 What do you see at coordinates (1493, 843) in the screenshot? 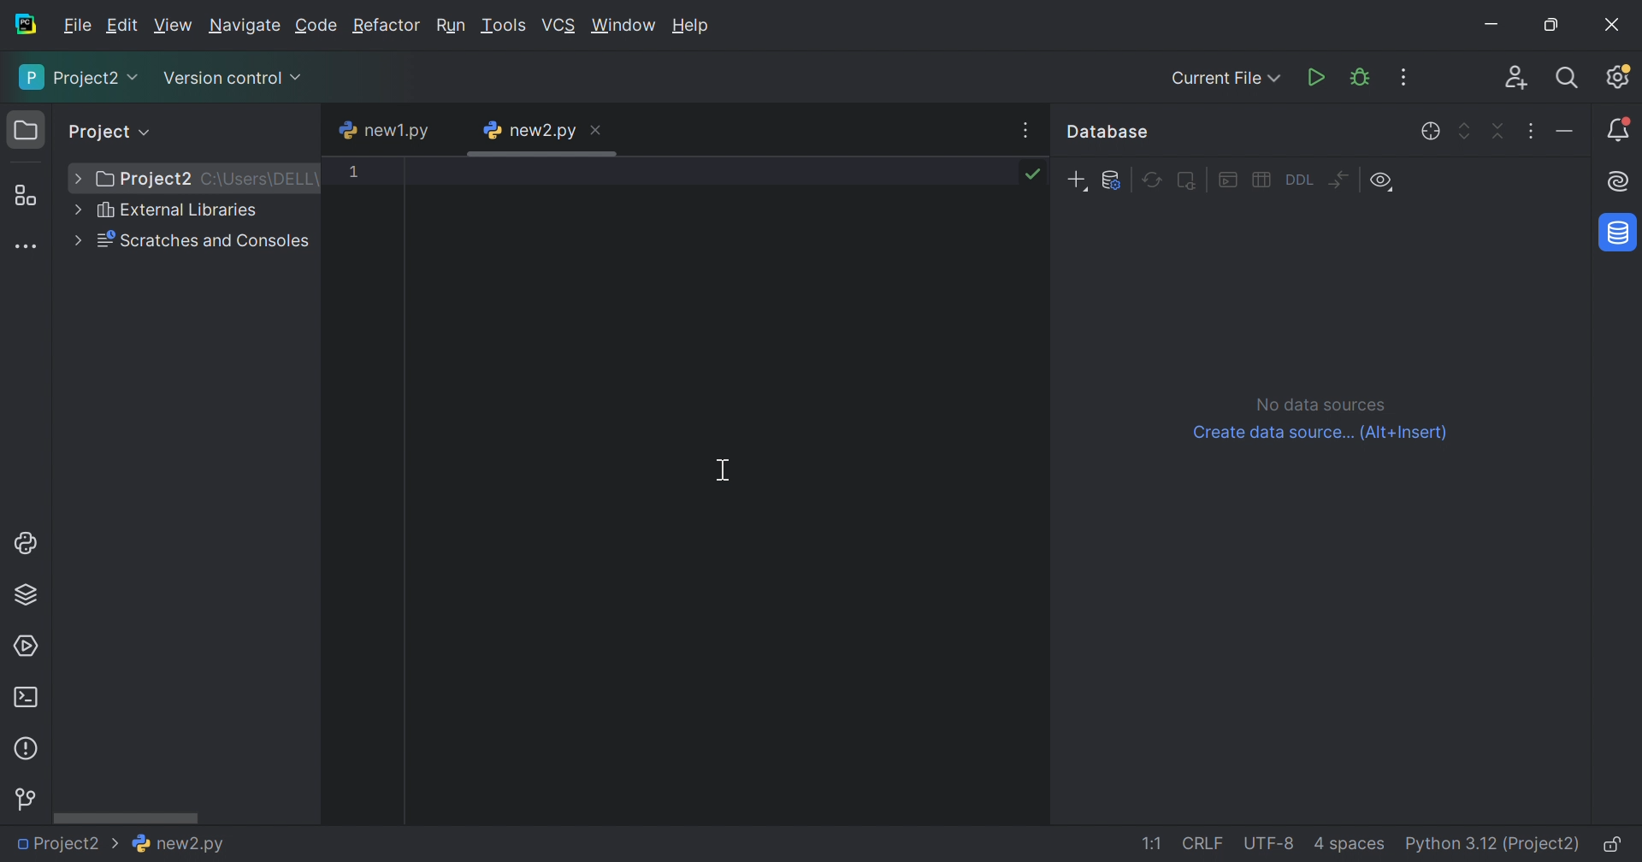
I see `Python 3.12 (Project)` at bounding box center [1493, 843].